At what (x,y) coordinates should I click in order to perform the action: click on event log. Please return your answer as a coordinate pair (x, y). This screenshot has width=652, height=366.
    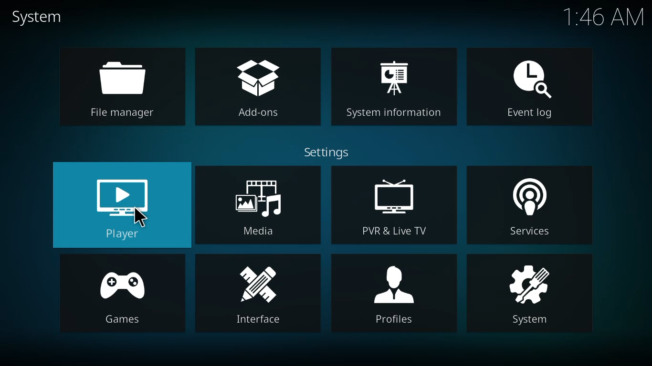
    Looking at the image, I should click on (532, 86).